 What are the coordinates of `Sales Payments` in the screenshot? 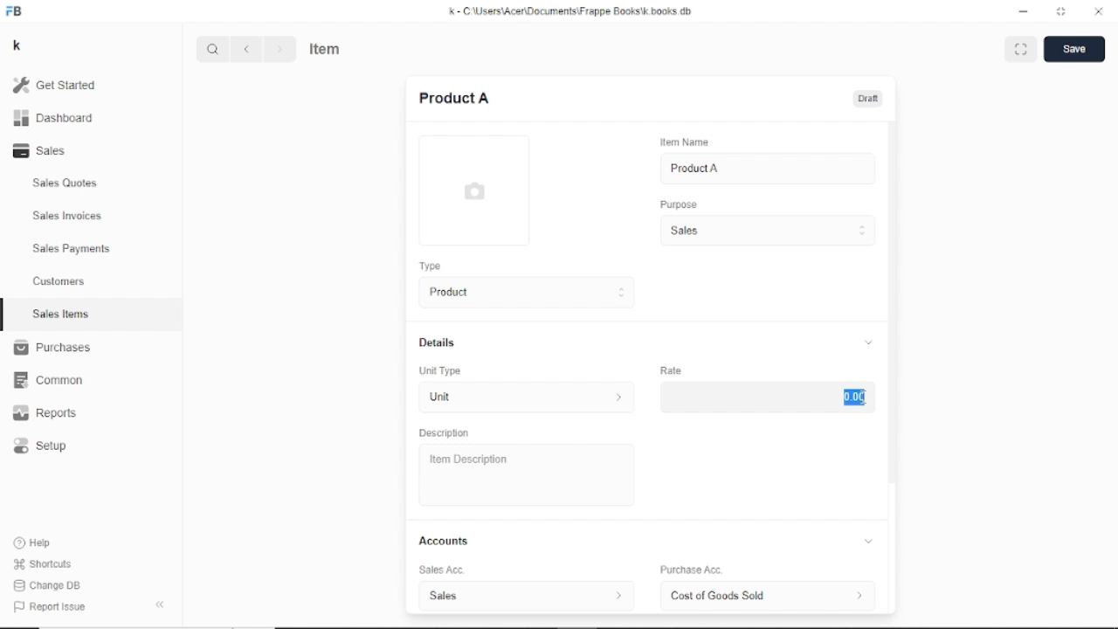 It's located at (72, 248).